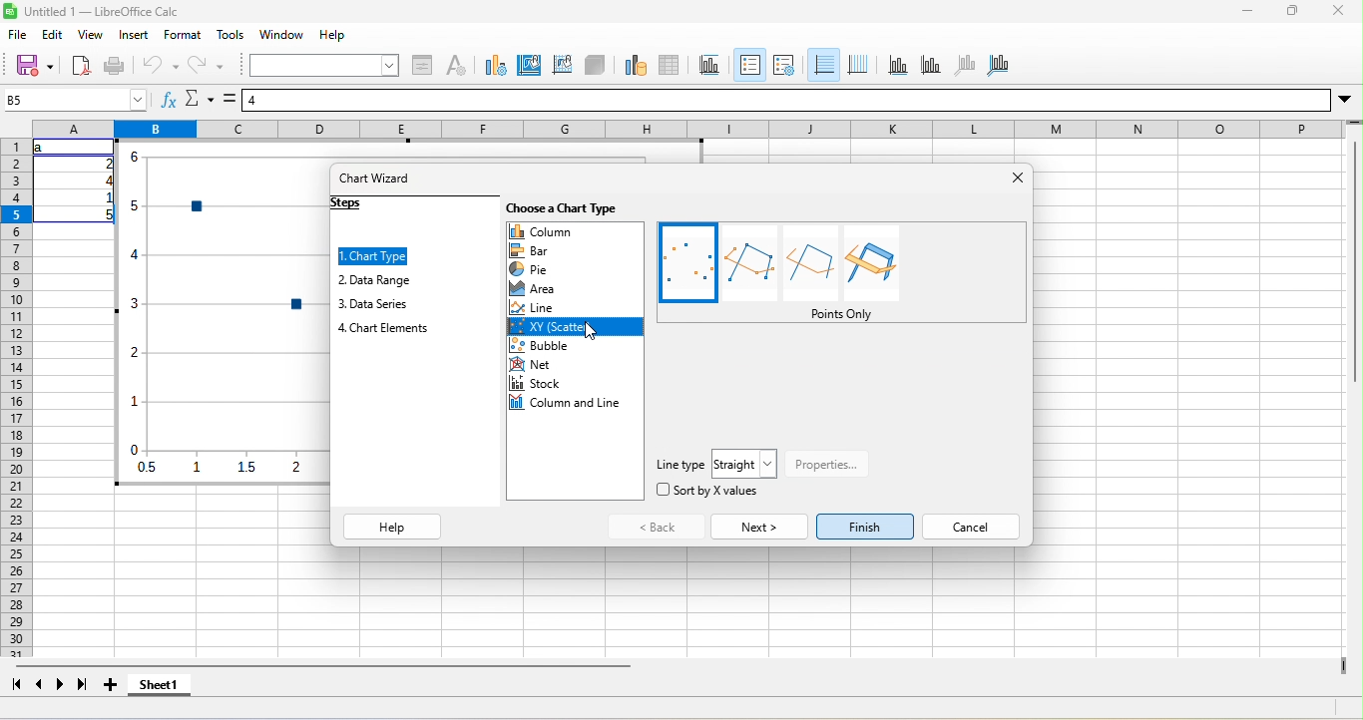 This screenshot has width=1363, height=720. What do you see at coordinates (590, 331) in the screenshot?
I see `cursor` at bounding box center [590, 331].